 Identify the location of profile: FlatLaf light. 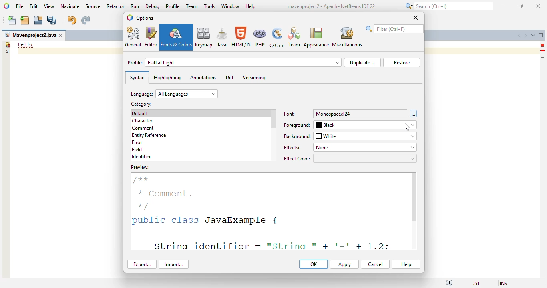
(234, 62).